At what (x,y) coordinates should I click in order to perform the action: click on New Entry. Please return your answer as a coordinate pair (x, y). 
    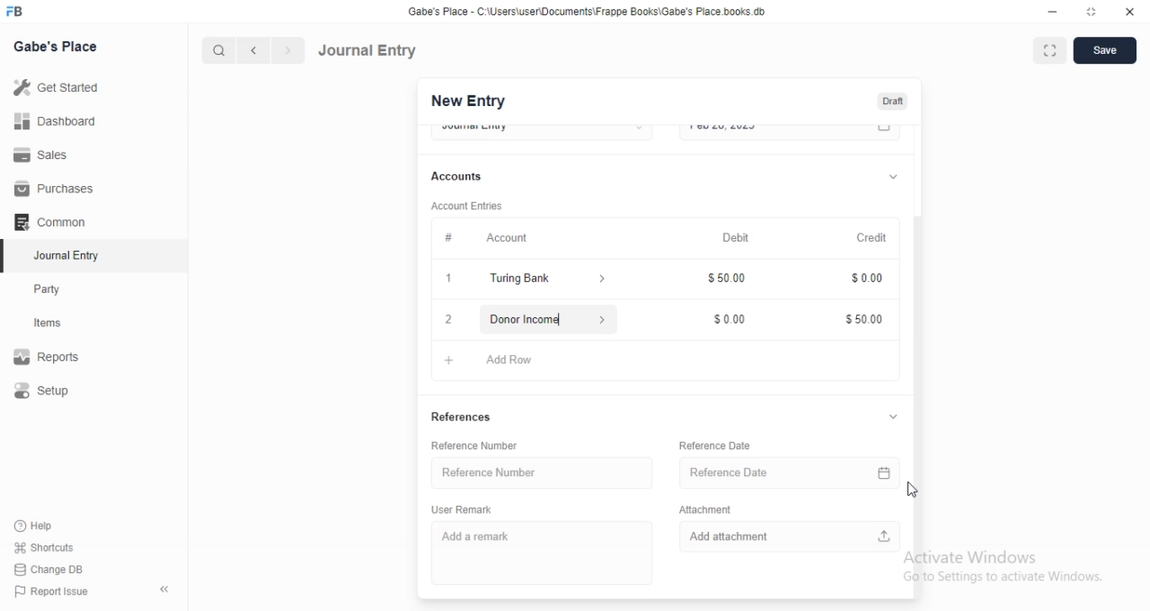
    Looking at the image, I should click on (466, 102).